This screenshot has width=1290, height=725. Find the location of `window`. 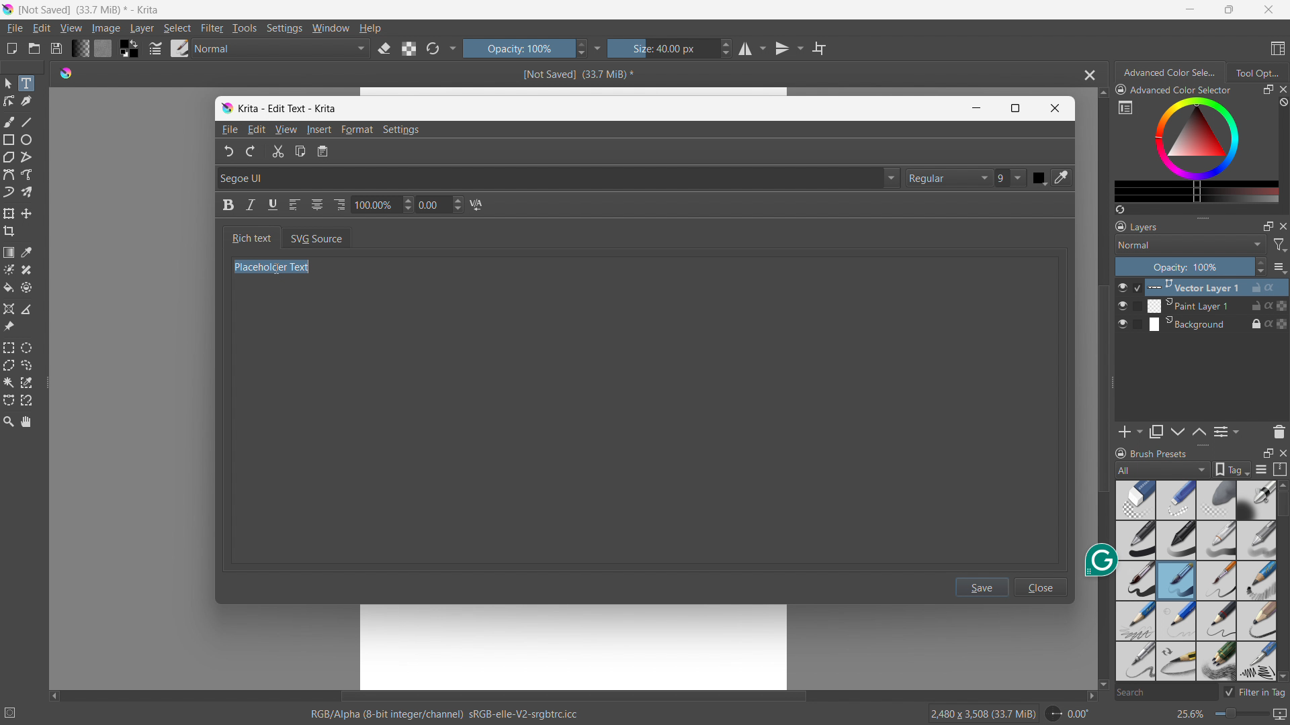

window is located at coordinates (331, 28).